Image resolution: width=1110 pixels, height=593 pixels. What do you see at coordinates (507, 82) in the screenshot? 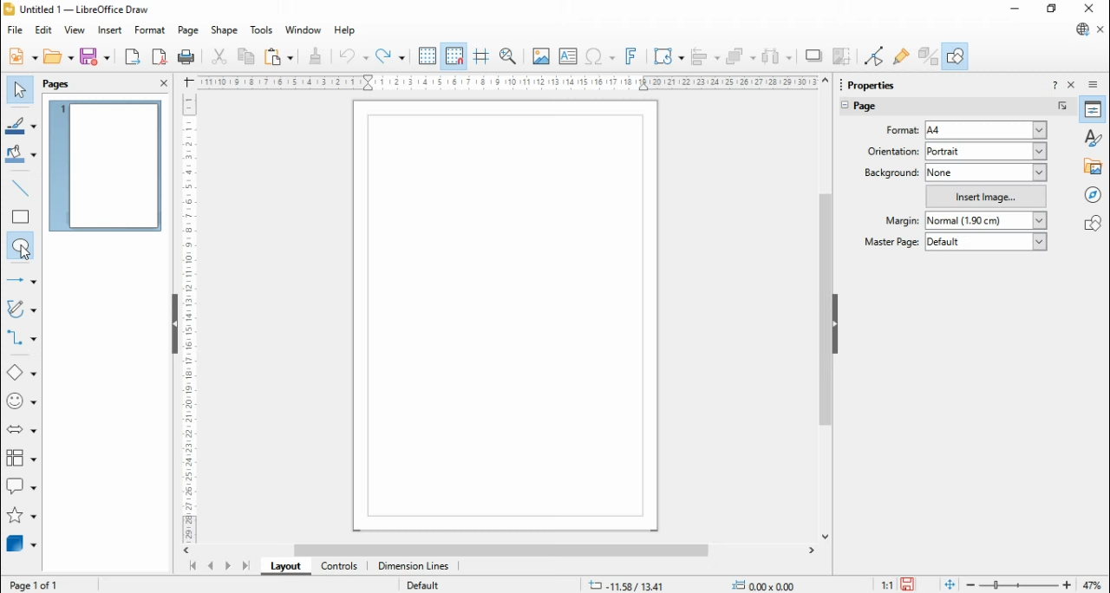
I see `Scale` at bounding box center [507, 82].